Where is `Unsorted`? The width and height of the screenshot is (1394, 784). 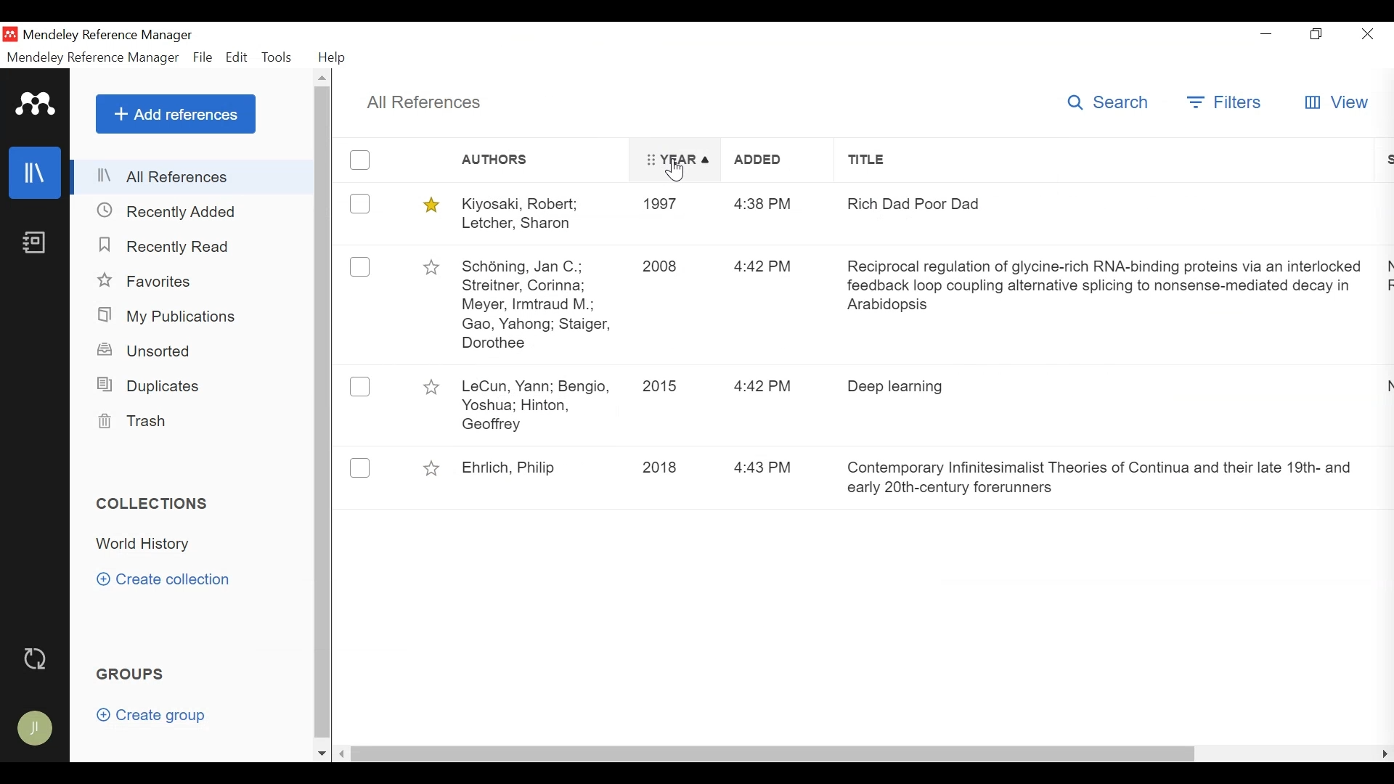
Unsorted is located at coordinates (146, 351).